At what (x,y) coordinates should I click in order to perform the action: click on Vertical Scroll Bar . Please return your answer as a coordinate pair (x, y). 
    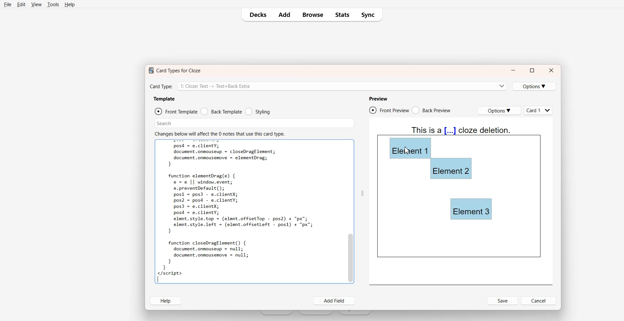
    Looking at the image, I should click on (350, 211).